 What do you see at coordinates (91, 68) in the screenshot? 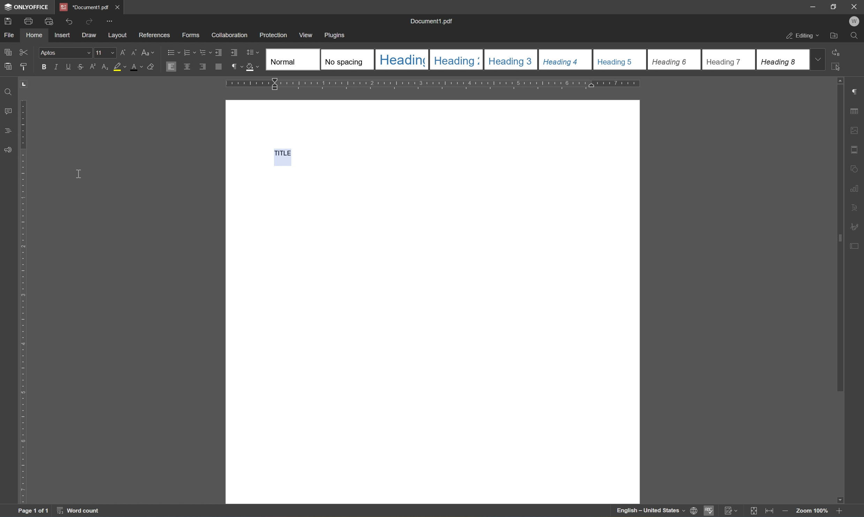
I see `superscript` at bounding box center [91, 68].